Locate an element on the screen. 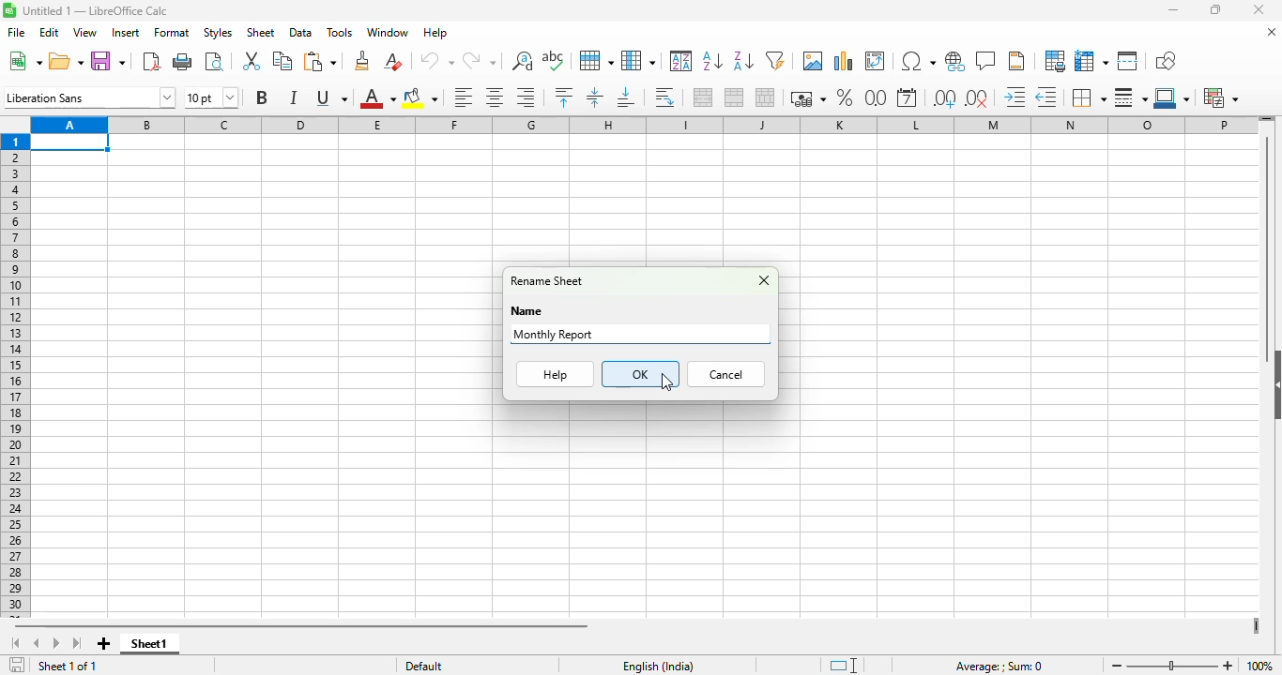 The width and height of the screenshot is (1282, 675). border color is located at coordinates (1173, 97).